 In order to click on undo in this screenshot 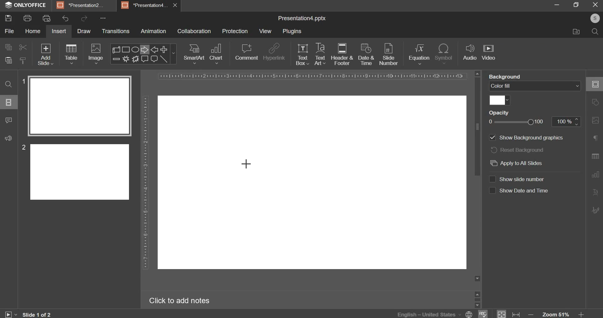, I will do `click(66, 19)`.